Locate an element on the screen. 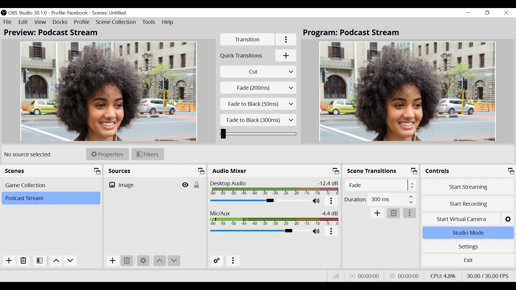  Scene is located at coordinates (110, 12).